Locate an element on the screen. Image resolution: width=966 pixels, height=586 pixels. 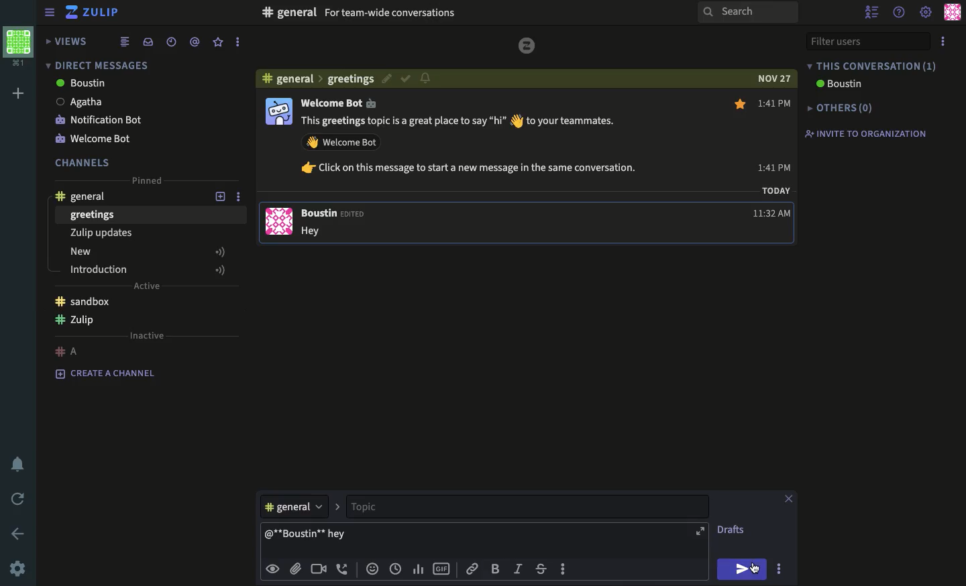
edit is located at coordinates (384, 78).